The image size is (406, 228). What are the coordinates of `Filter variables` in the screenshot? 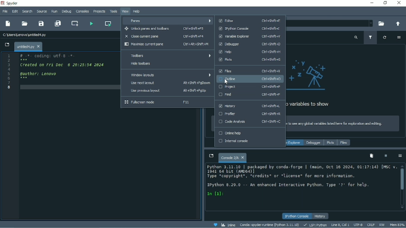 It's located at (370, 38).